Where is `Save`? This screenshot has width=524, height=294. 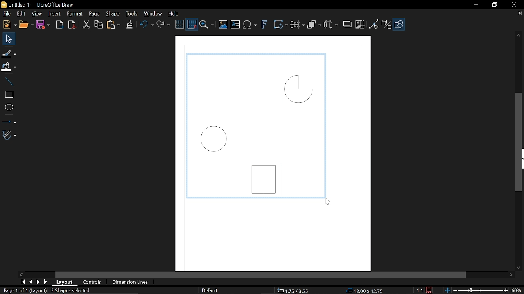
Save is located at coordinates (43, 25).